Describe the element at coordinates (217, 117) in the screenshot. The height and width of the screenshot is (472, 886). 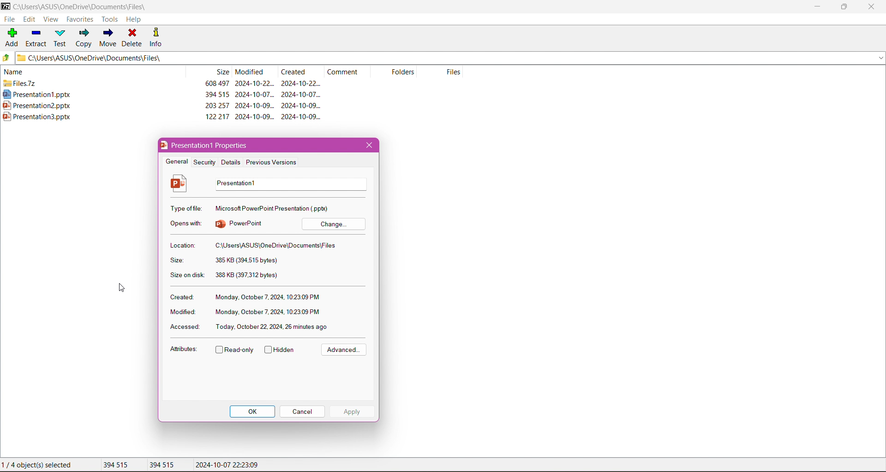
I see `122 217` at that location.